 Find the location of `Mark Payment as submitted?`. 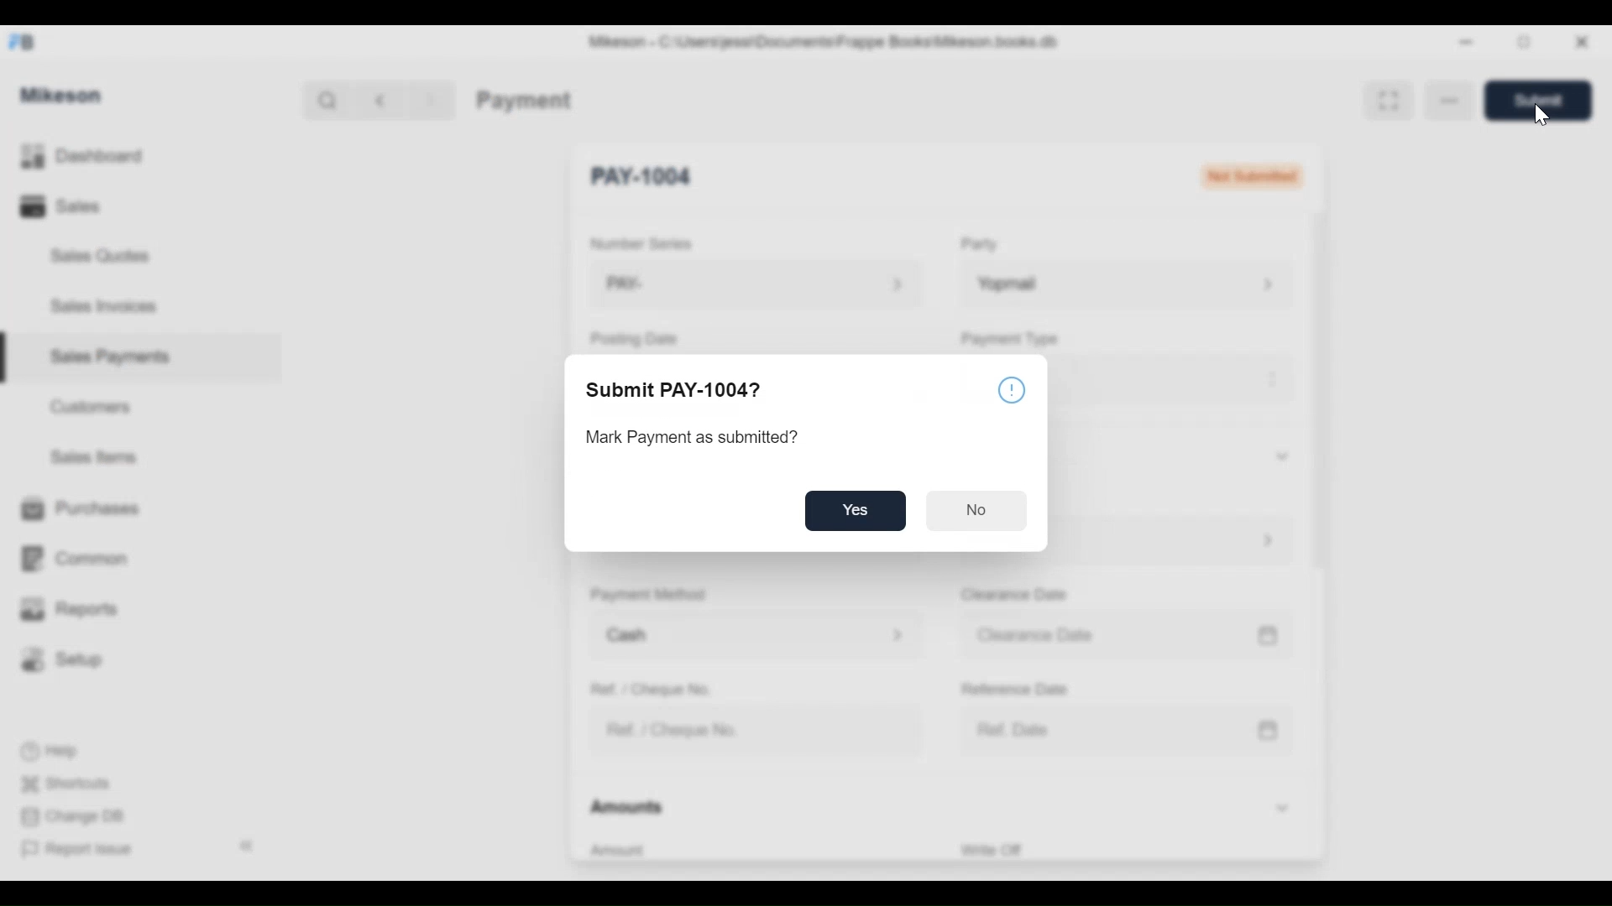

Mark Payment as submitted? is located at coordinates (692, 440).